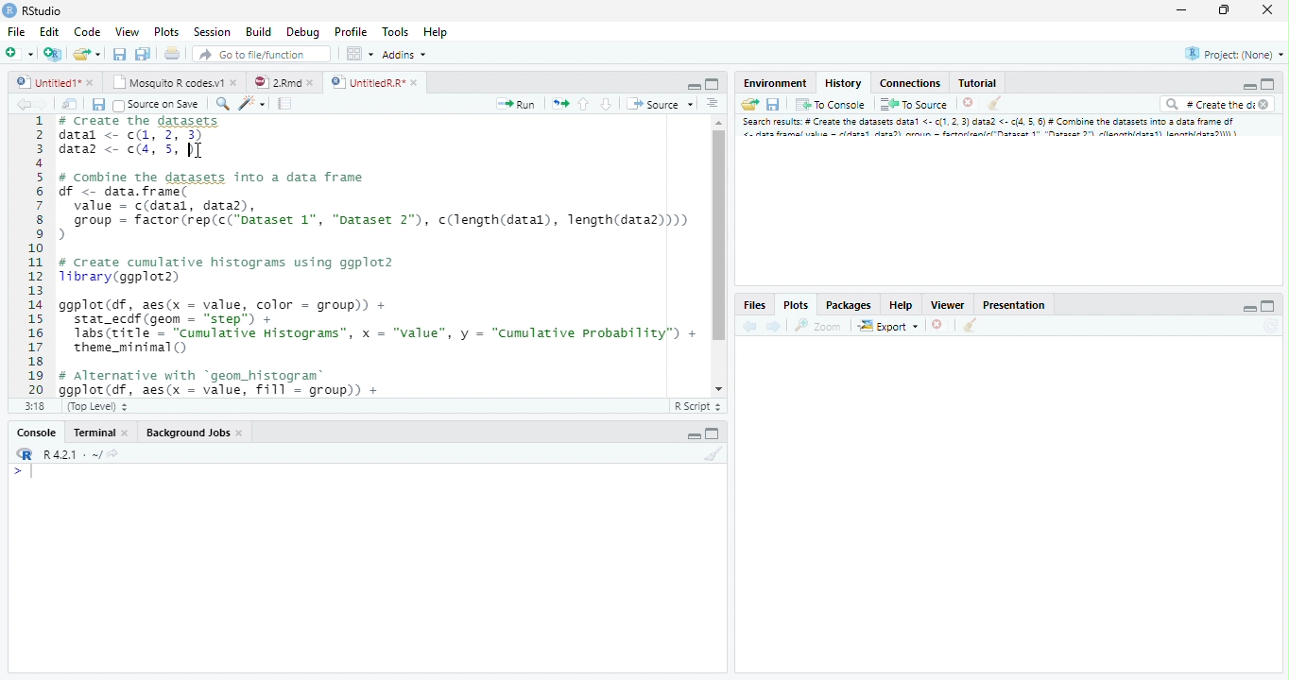 The height and width of the screenshot is (680, 1289). Describe the element at coordinates (28, 472) in the screenshot. I see `Input cursor` at that location.